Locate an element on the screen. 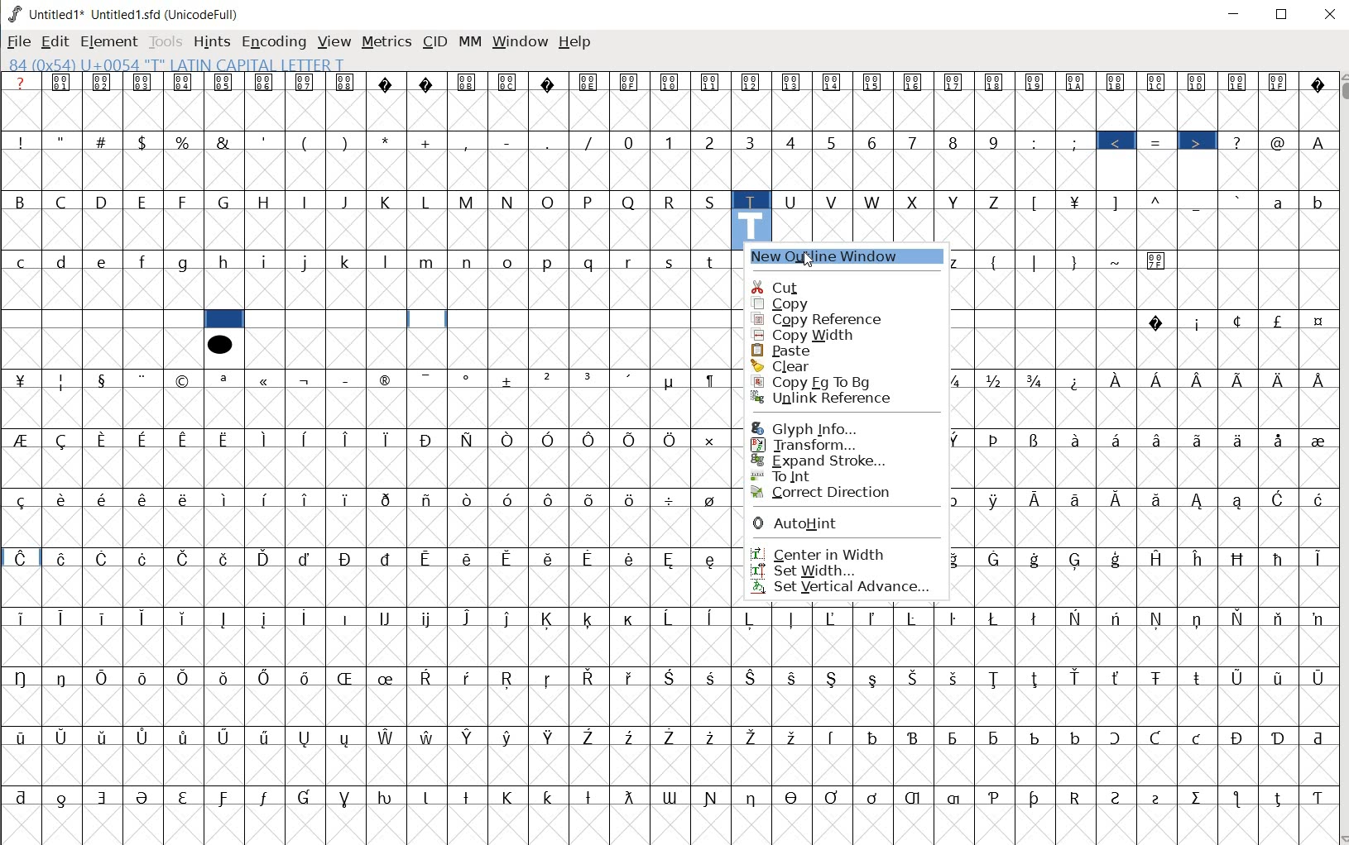 Image resolution: width=1349 pixels, height=845 pixels. Symbol is located at coordinates (308, 379).